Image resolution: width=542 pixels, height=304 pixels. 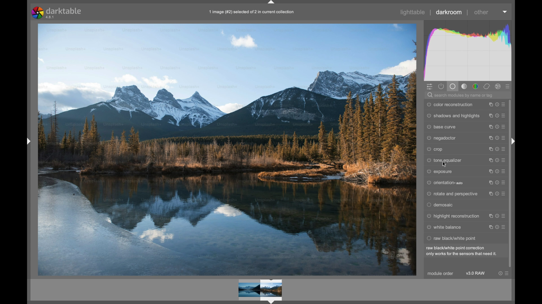 I want to click on presets, so click(x=506, y=227).